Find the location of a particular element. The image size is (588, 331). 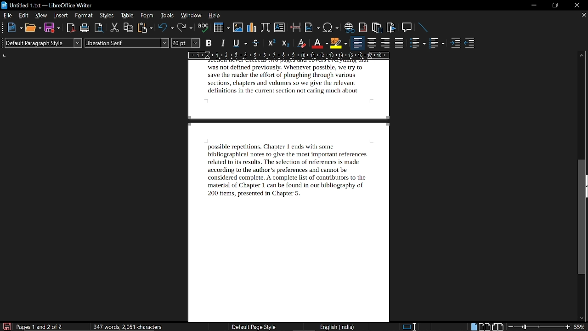

undo is located at coordinates (166, 28).